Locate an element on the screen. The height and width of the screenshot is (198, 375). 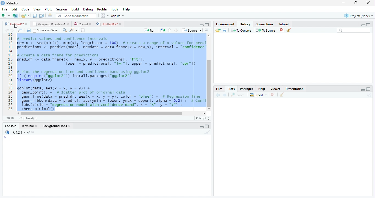
Create a project is located at coordinates (15, 16).